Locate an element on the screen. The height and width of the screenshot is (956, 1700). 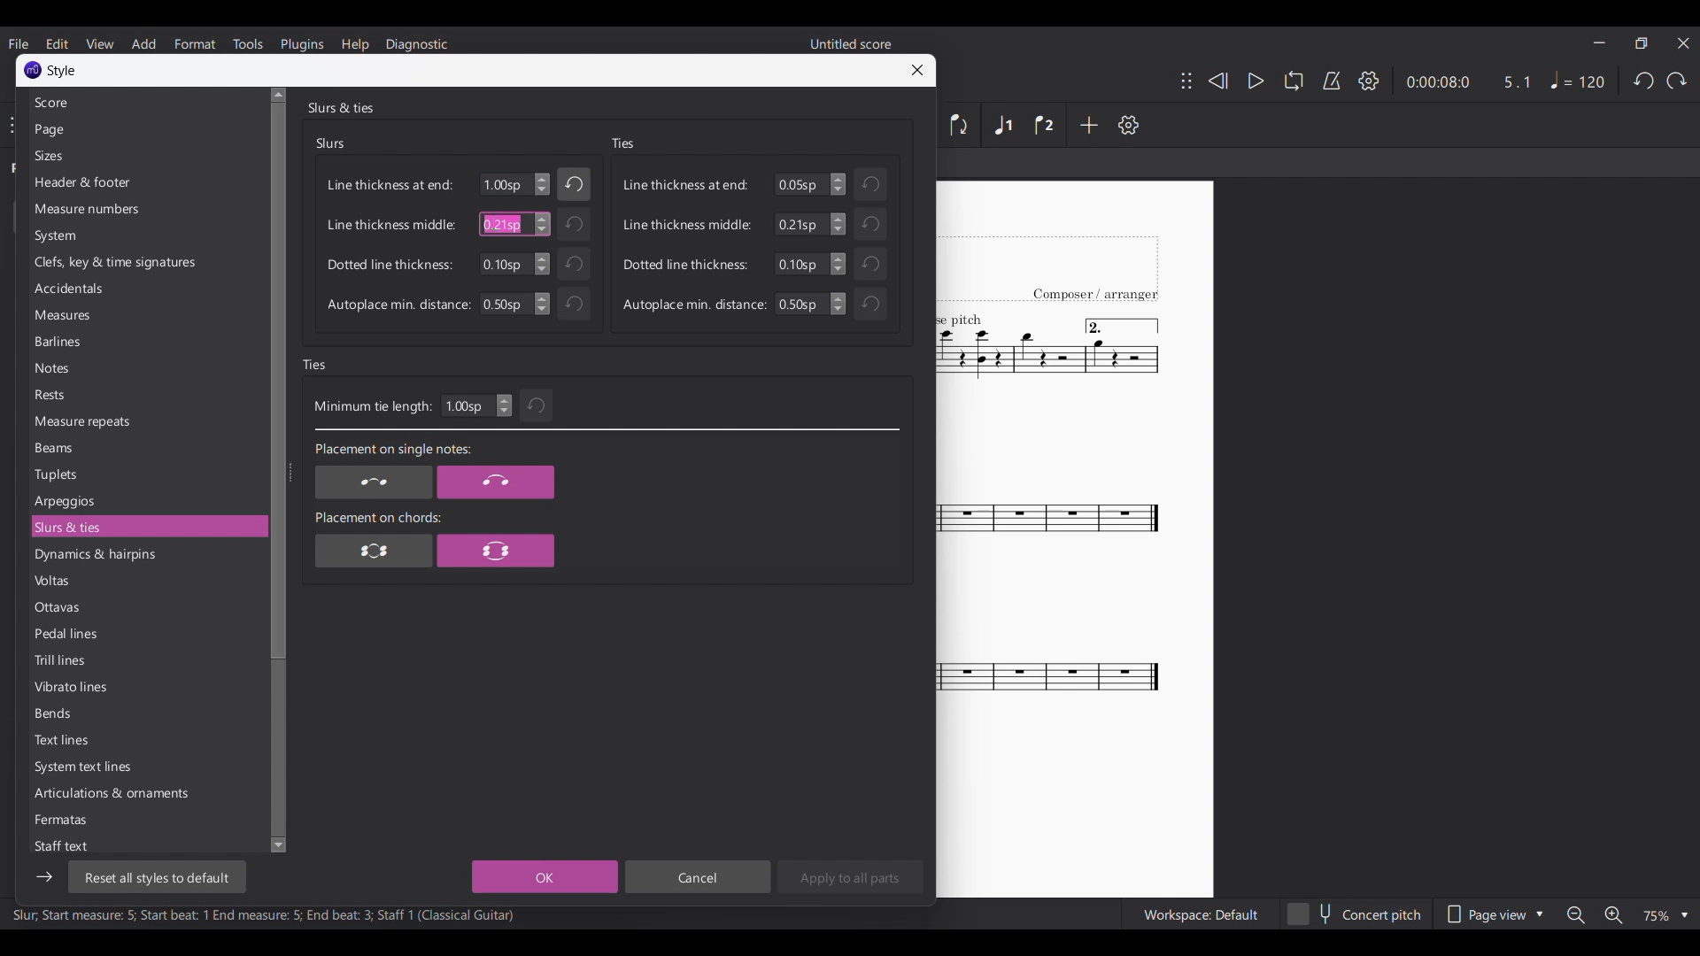
Close window is located at coordinates (917, 70).